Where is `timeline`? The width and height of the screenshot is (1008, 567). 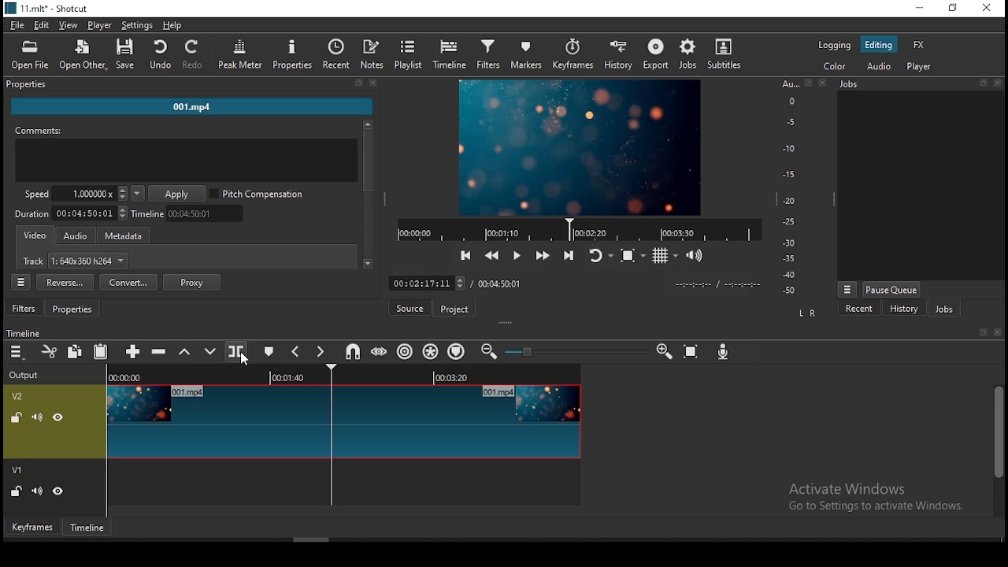 timeline is located at coordinates (191, 213).